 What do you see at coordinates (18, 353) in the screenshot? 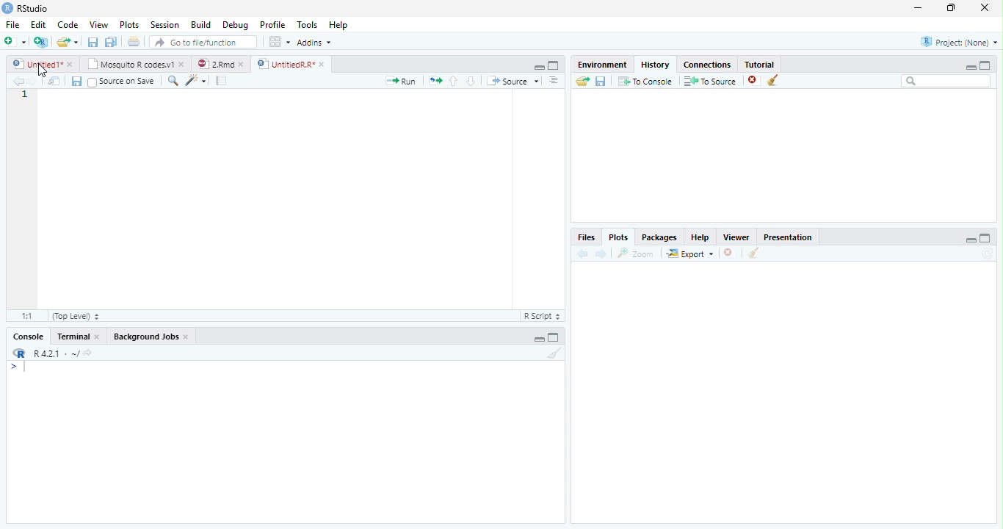
I see `R` at bounding box center [18, 353].